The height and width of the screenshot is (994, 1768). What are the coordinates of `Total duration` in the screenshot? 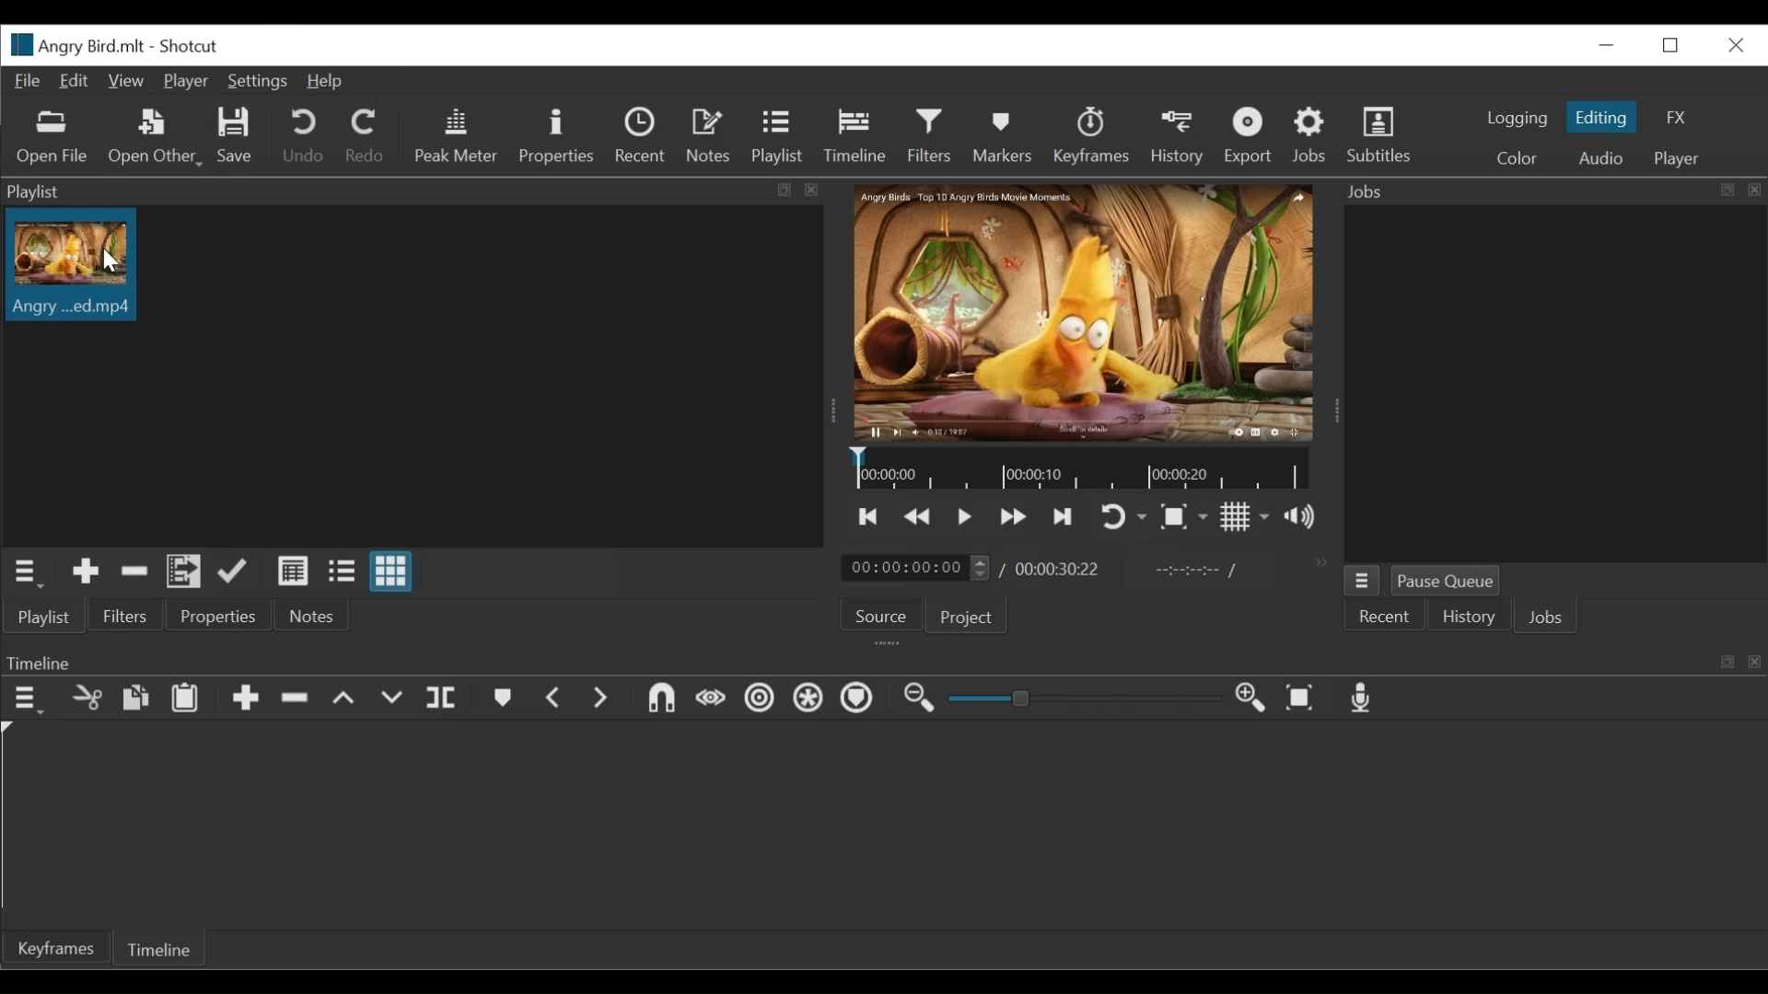 It's located at (1059, 568).